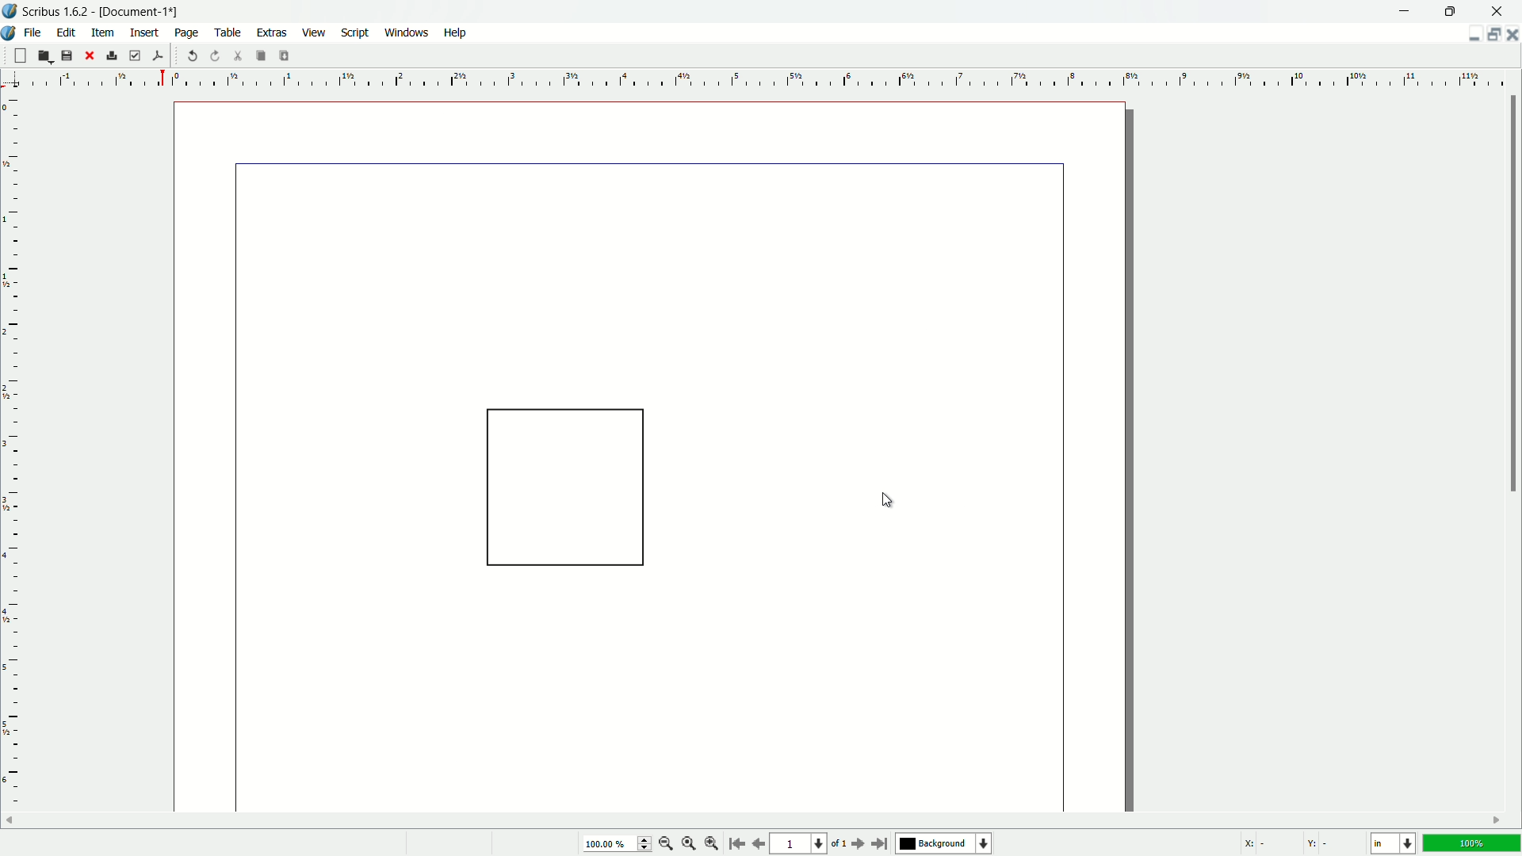  Describe the element at coordinates (619, 844) in the screenshot. I see `100.00%` at that location.